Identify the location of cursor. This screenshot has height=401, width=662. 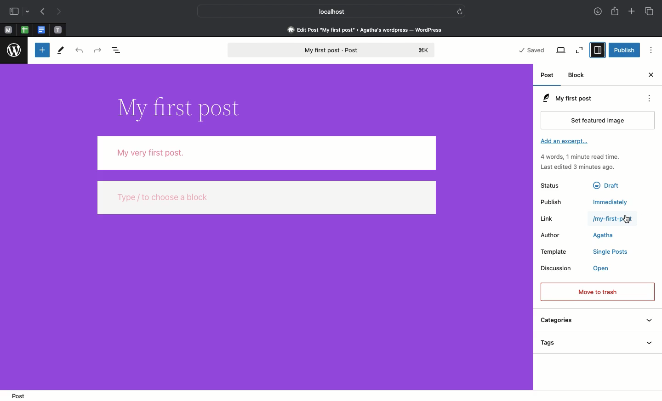
(625, 219).